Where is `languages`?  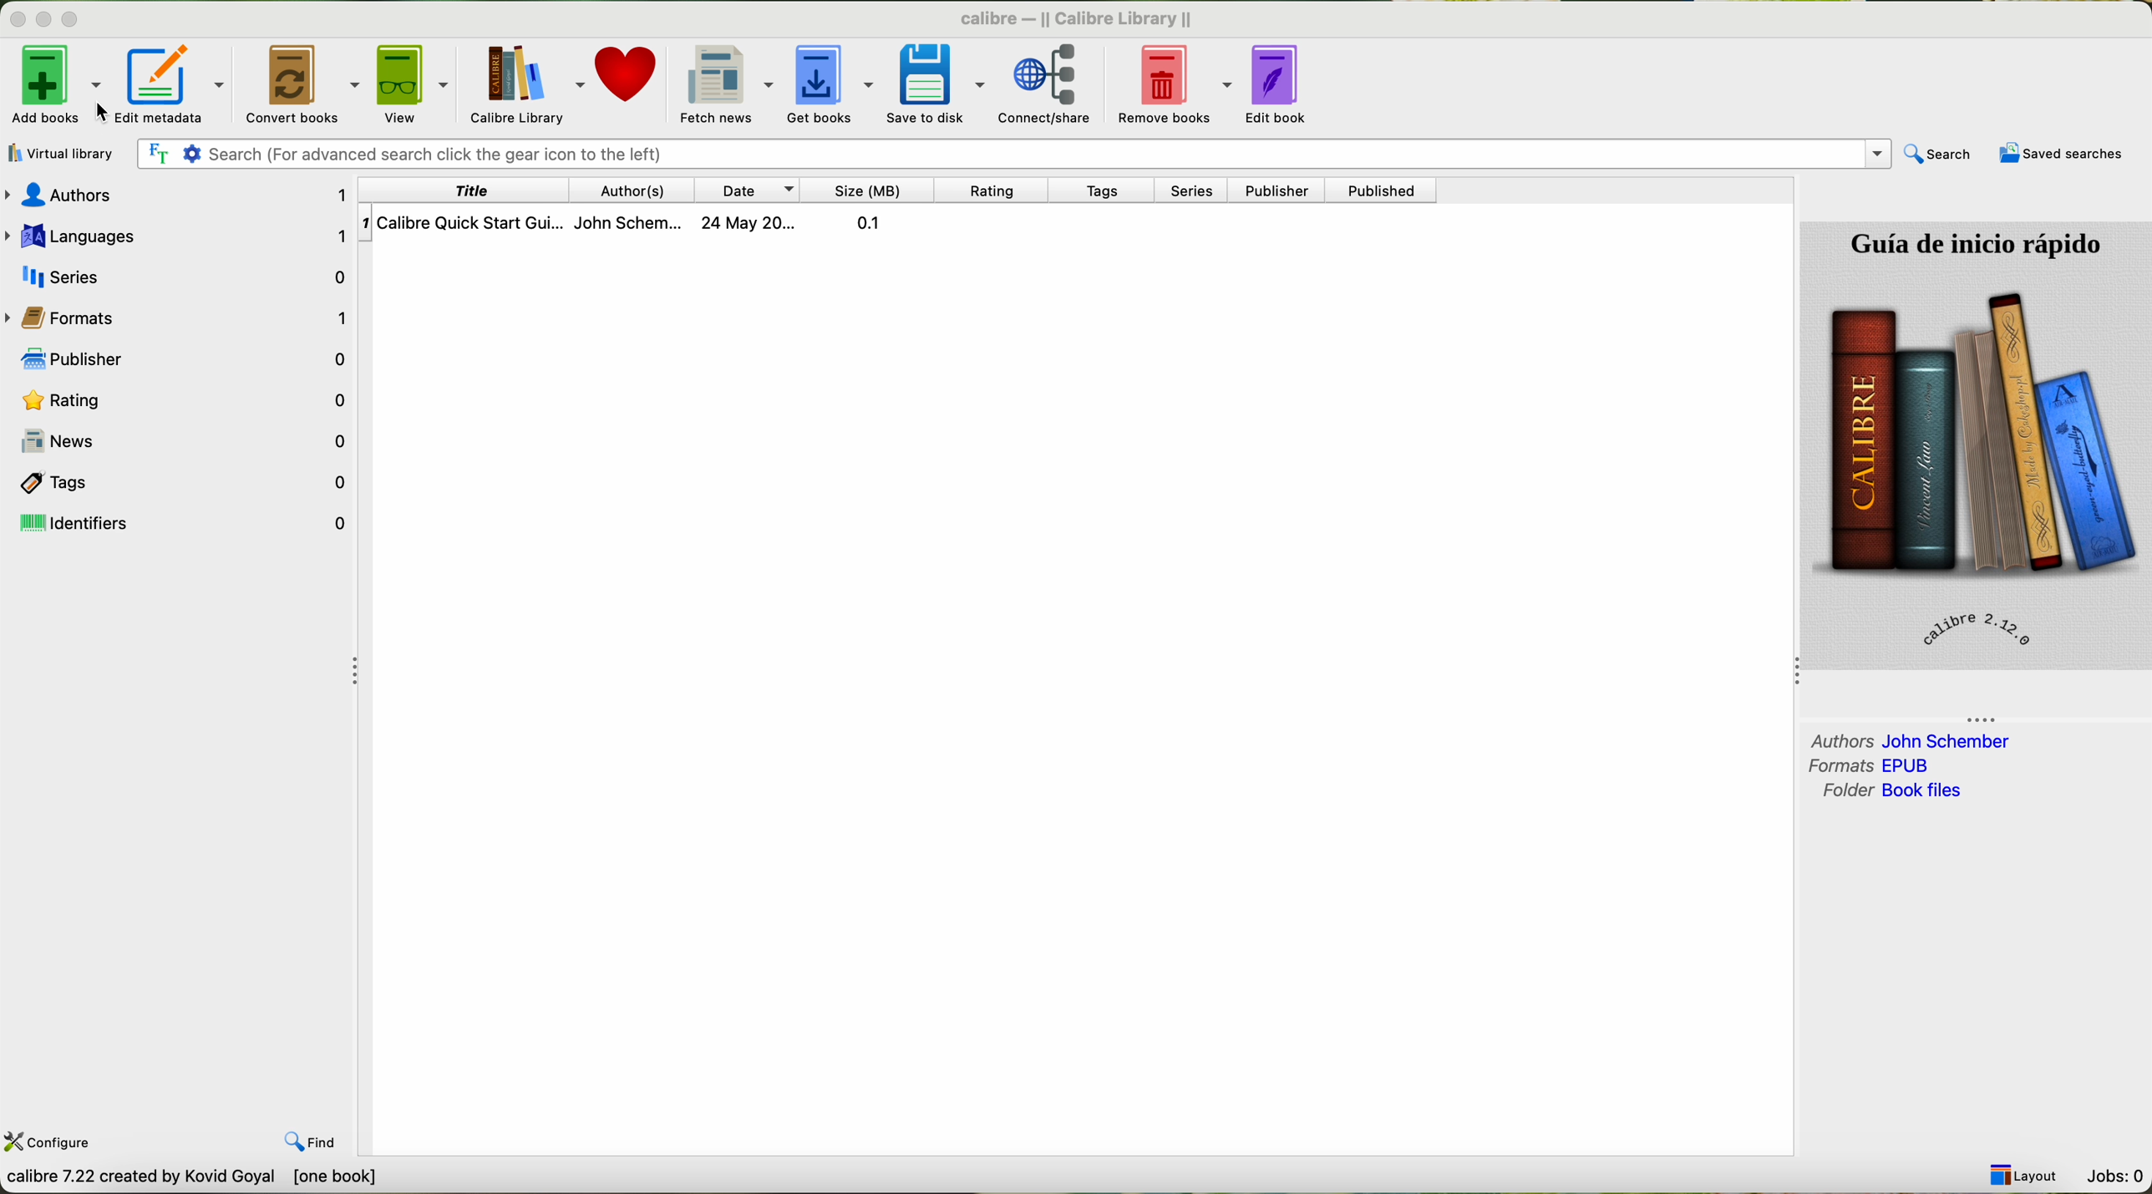
languages is located at coordinates (178, 233).